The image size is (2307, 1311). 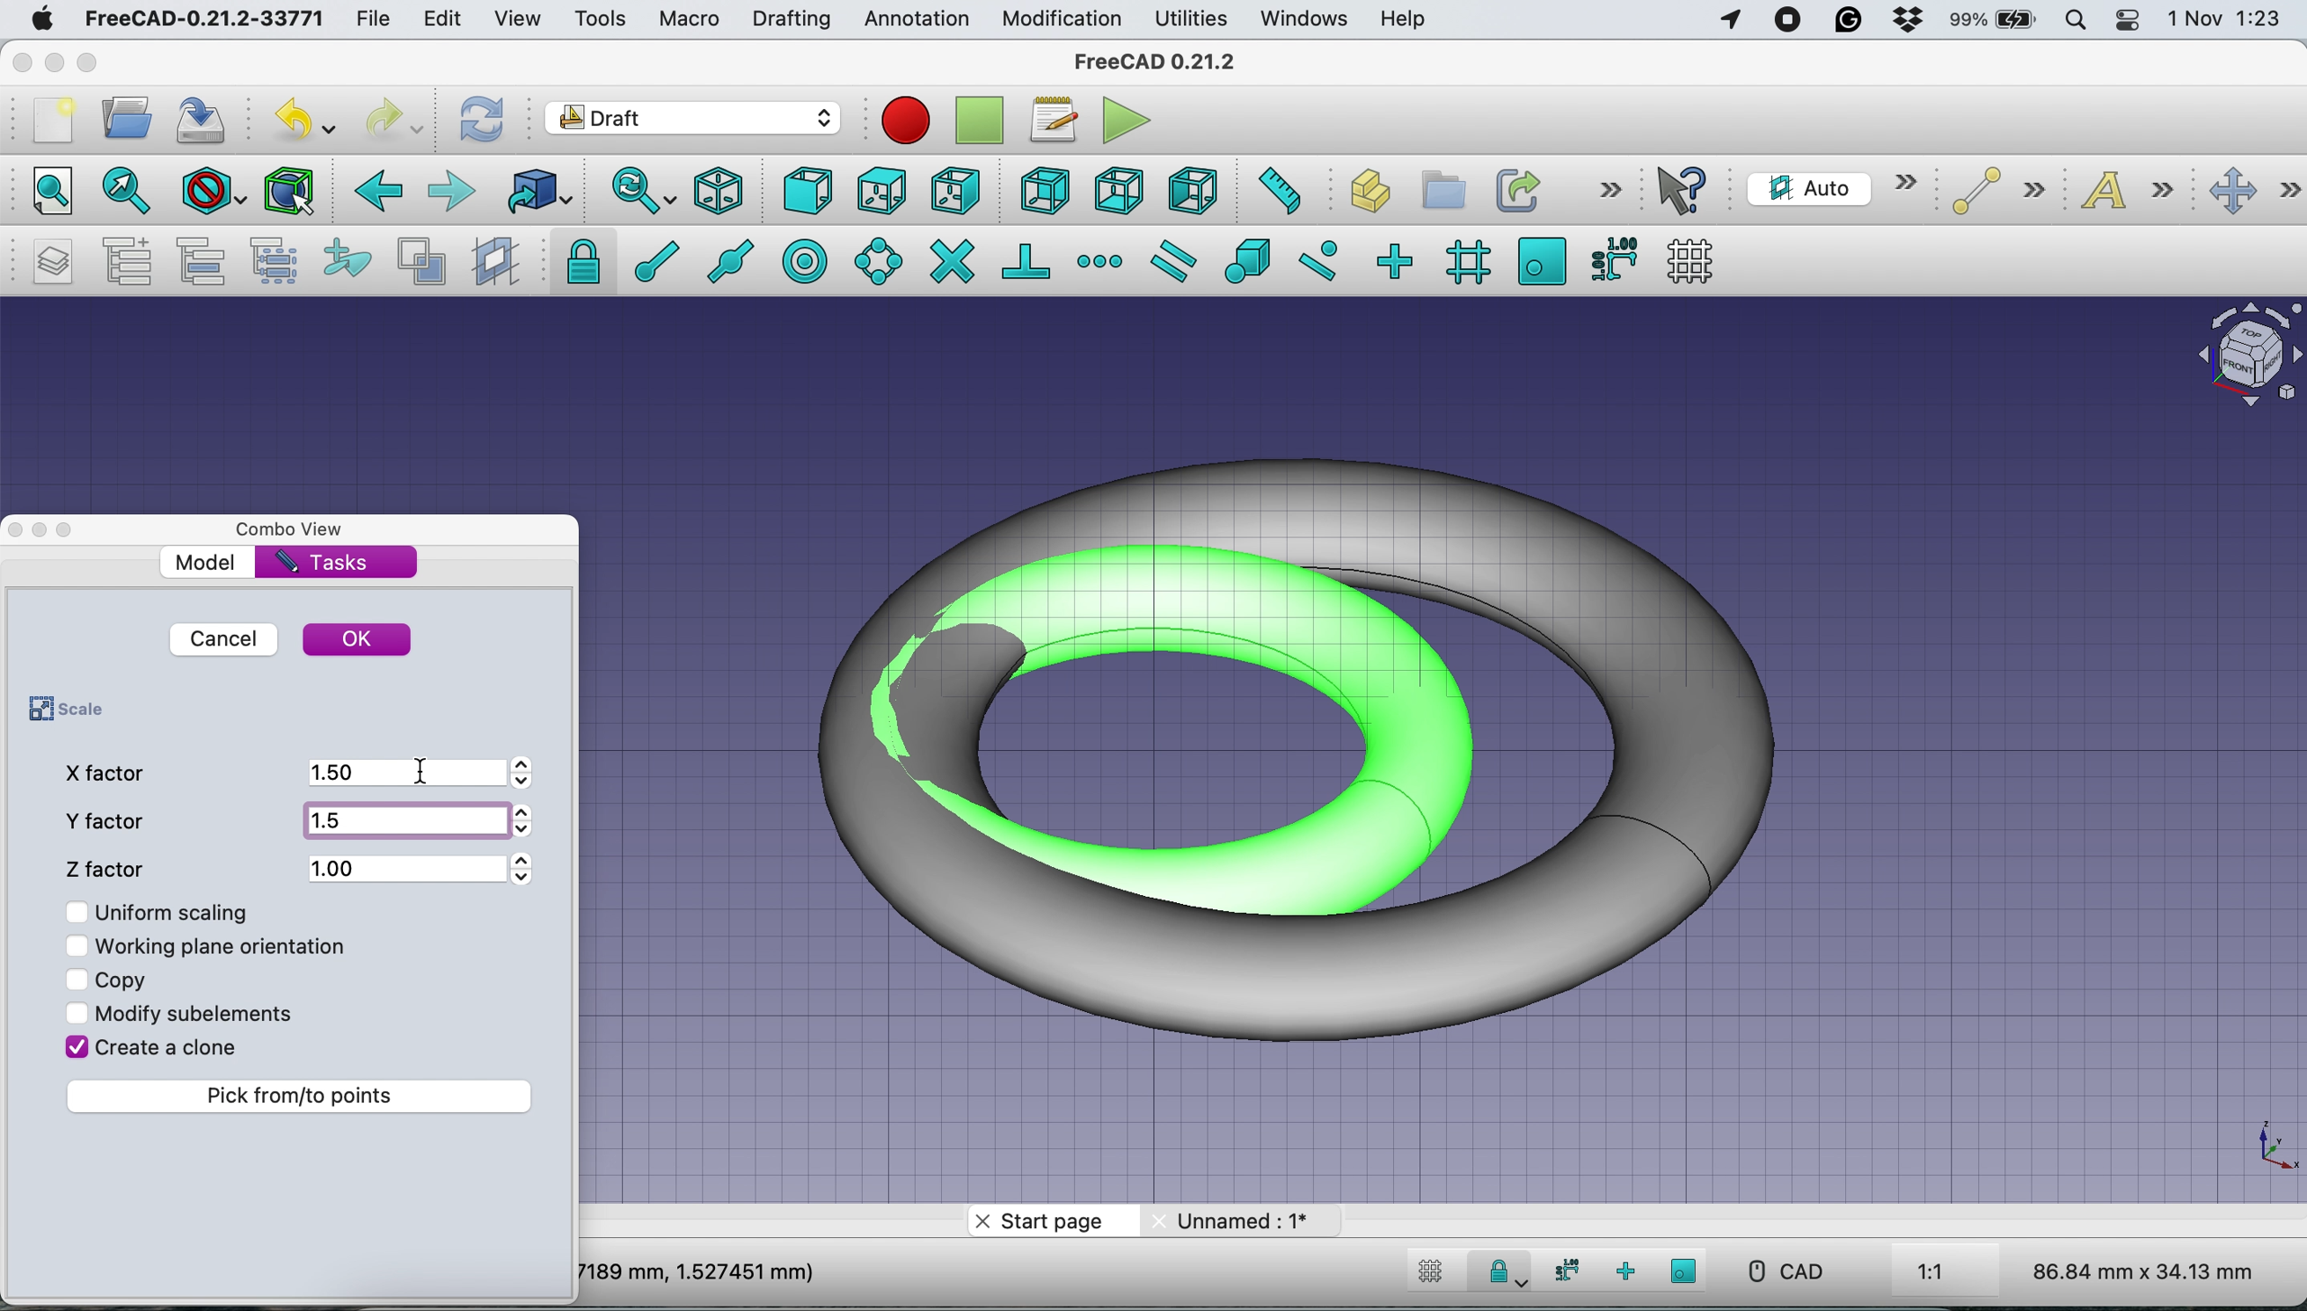 What do you see at coordinates (179, 912) in the screenshot?
I see `uniform scaling` at bounding box center [179, 912].